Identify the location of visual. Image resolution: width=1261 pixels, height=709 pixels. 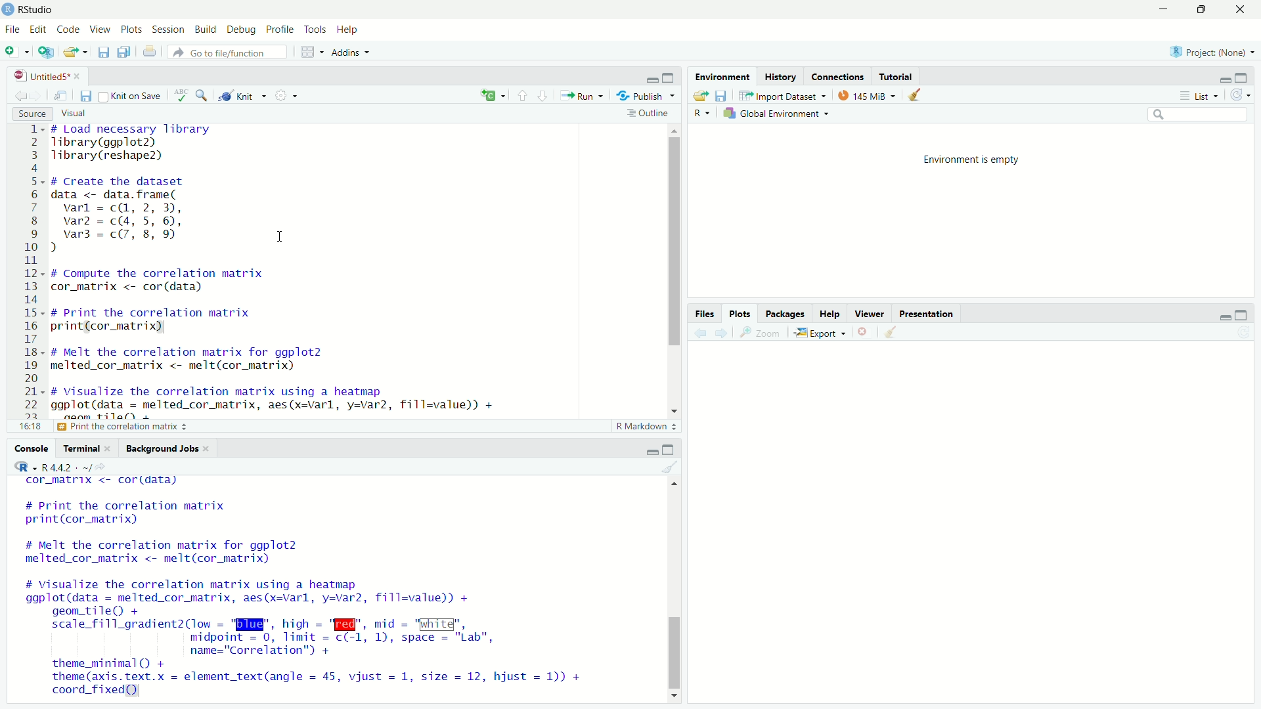
(75, 114).